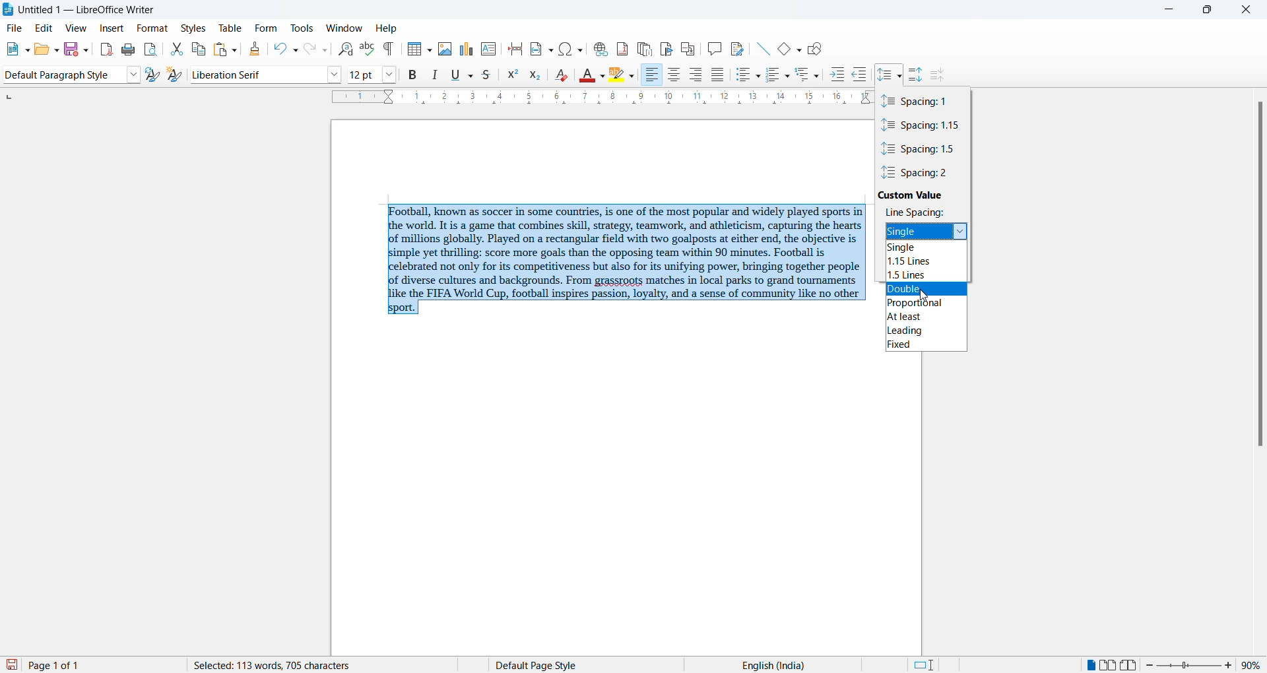  I want to click on italic, so click(435, 73).